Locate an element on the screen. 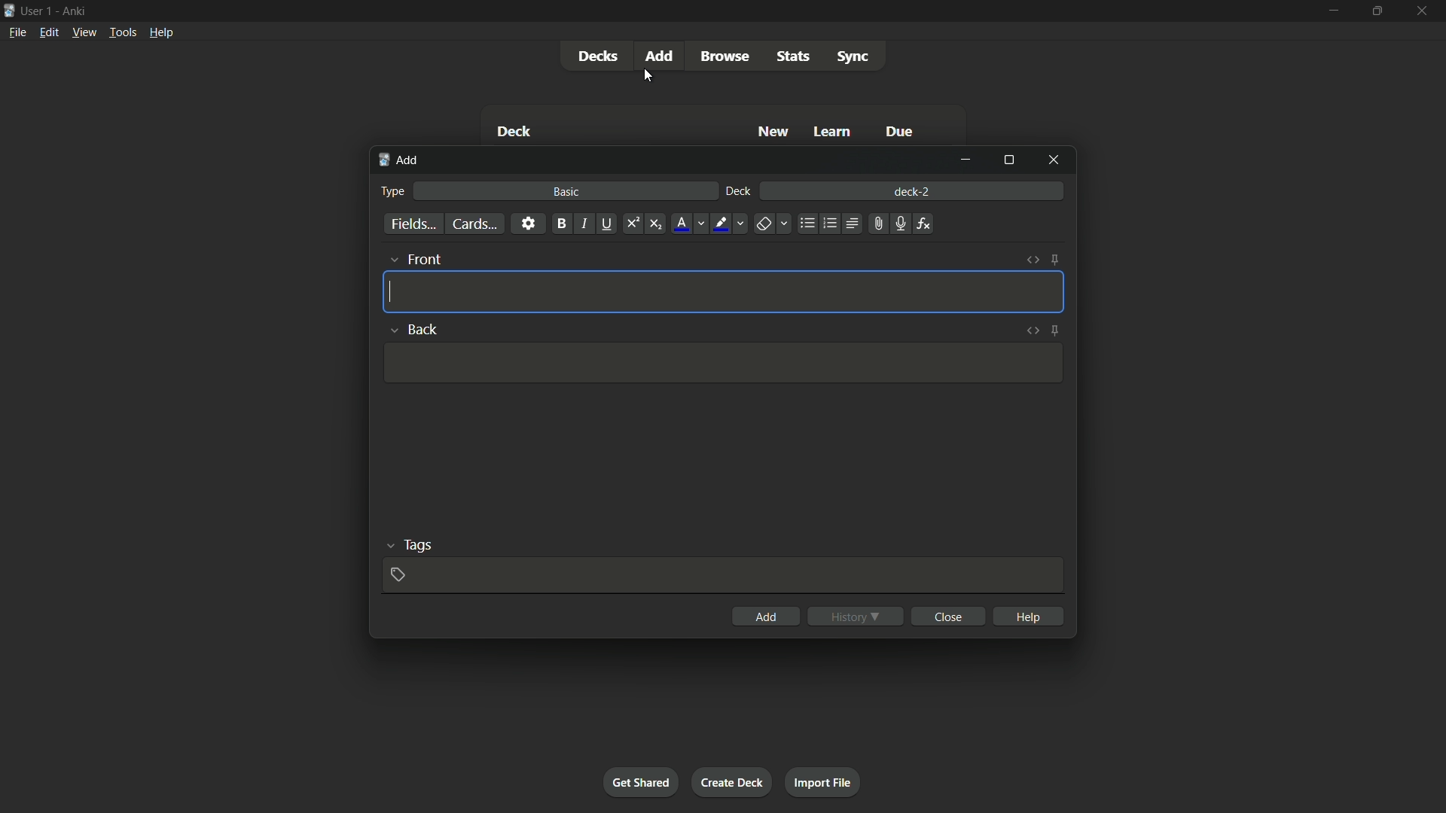 The width and height of the screenshot is (1446, 813). deck is located at coordinates (517, 131).